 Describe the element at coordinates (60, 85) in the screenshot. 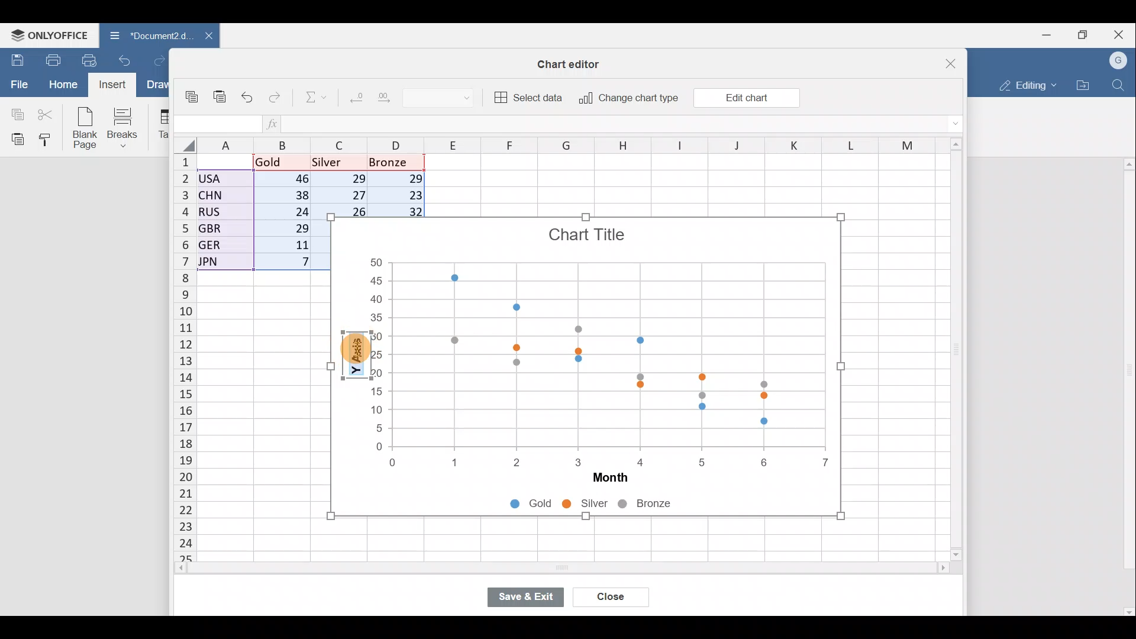

I see `Home` at that location.